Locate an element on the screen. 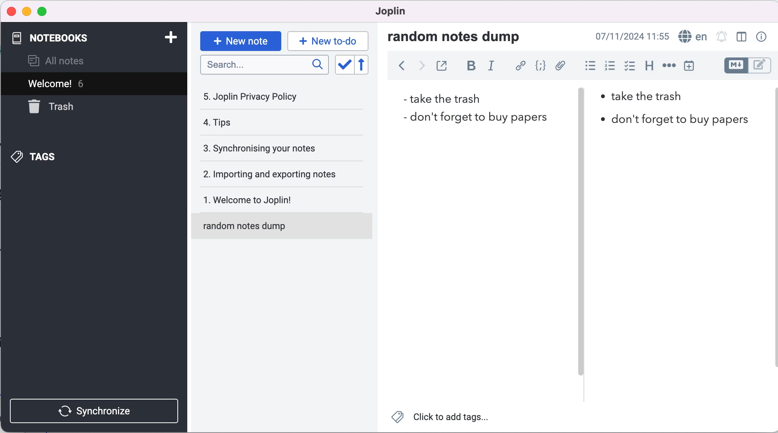  importing and exporting notes is located at coordinates (275, 174).